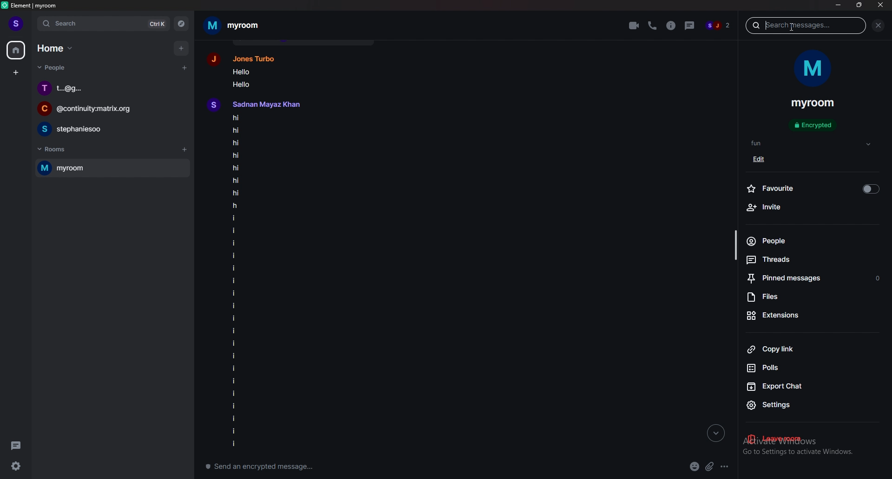 The width and height of the screenshot is (892, 479). I want to click on extensions, so click(800, 315).